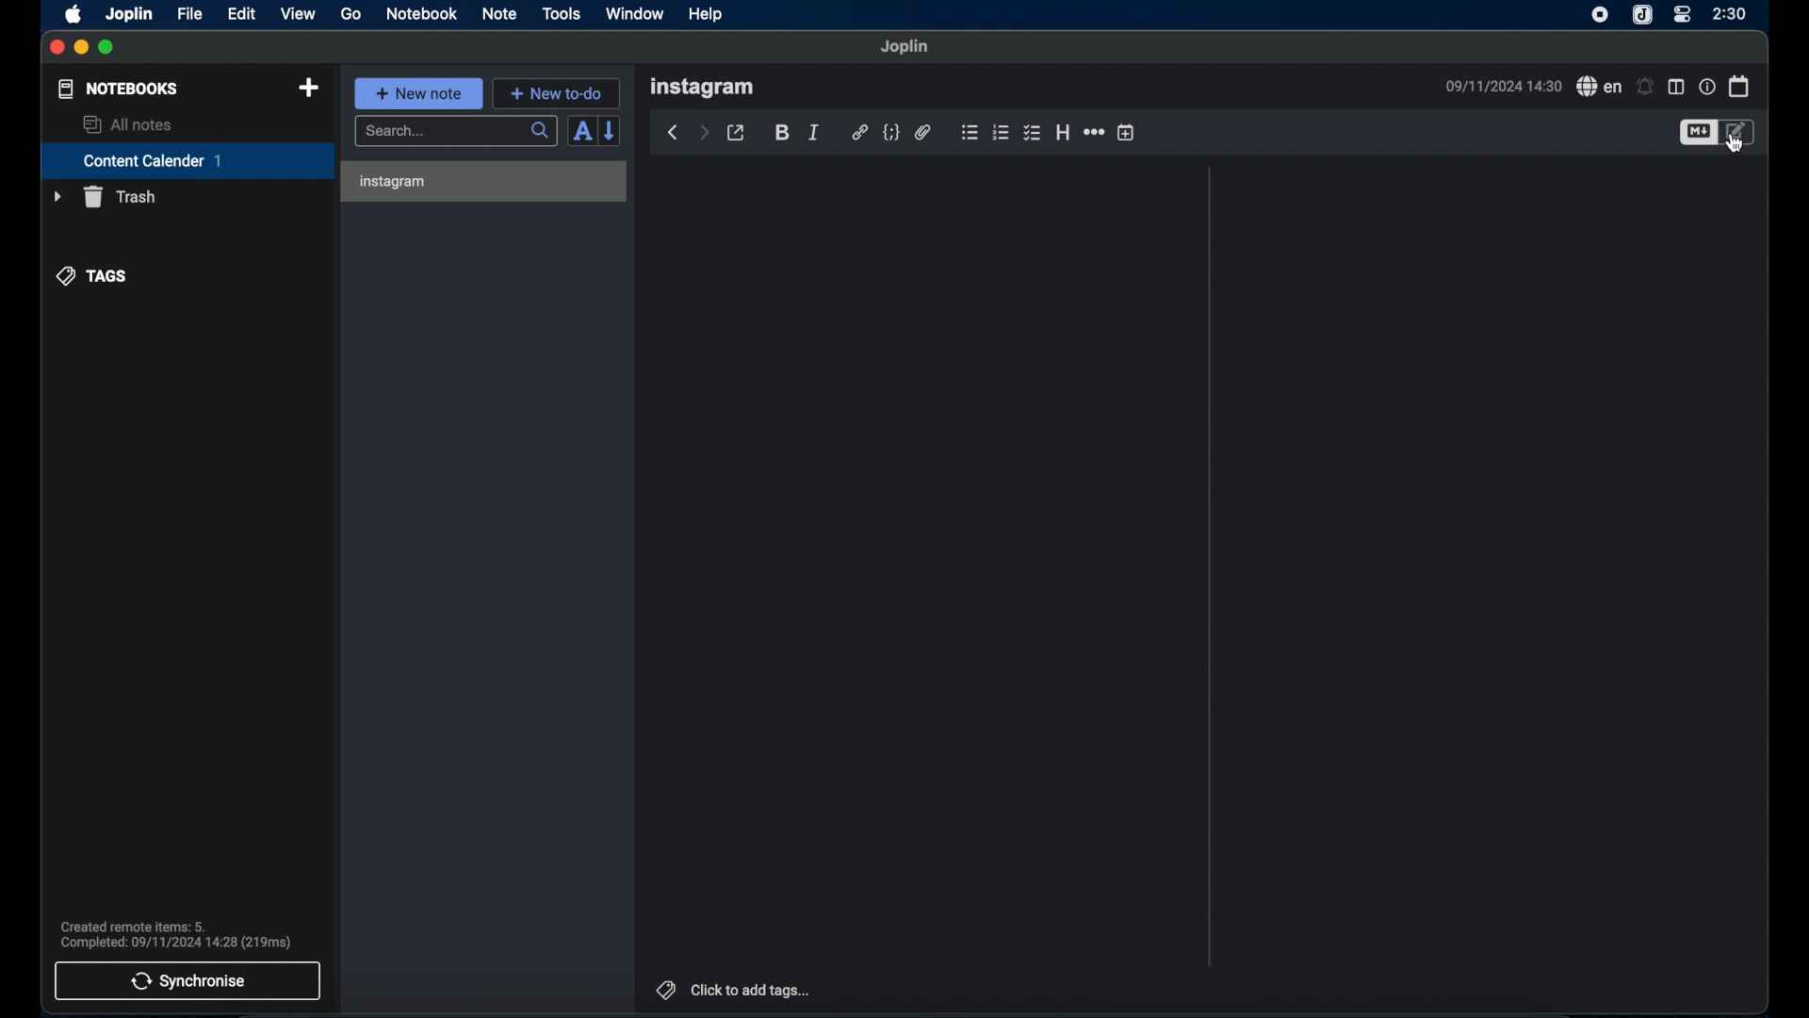 This screenshot has height=1018, width=1809. What do you see at coordinates (708, 15) in the screenshot?
I see `help` at bounding box center [708, 15].